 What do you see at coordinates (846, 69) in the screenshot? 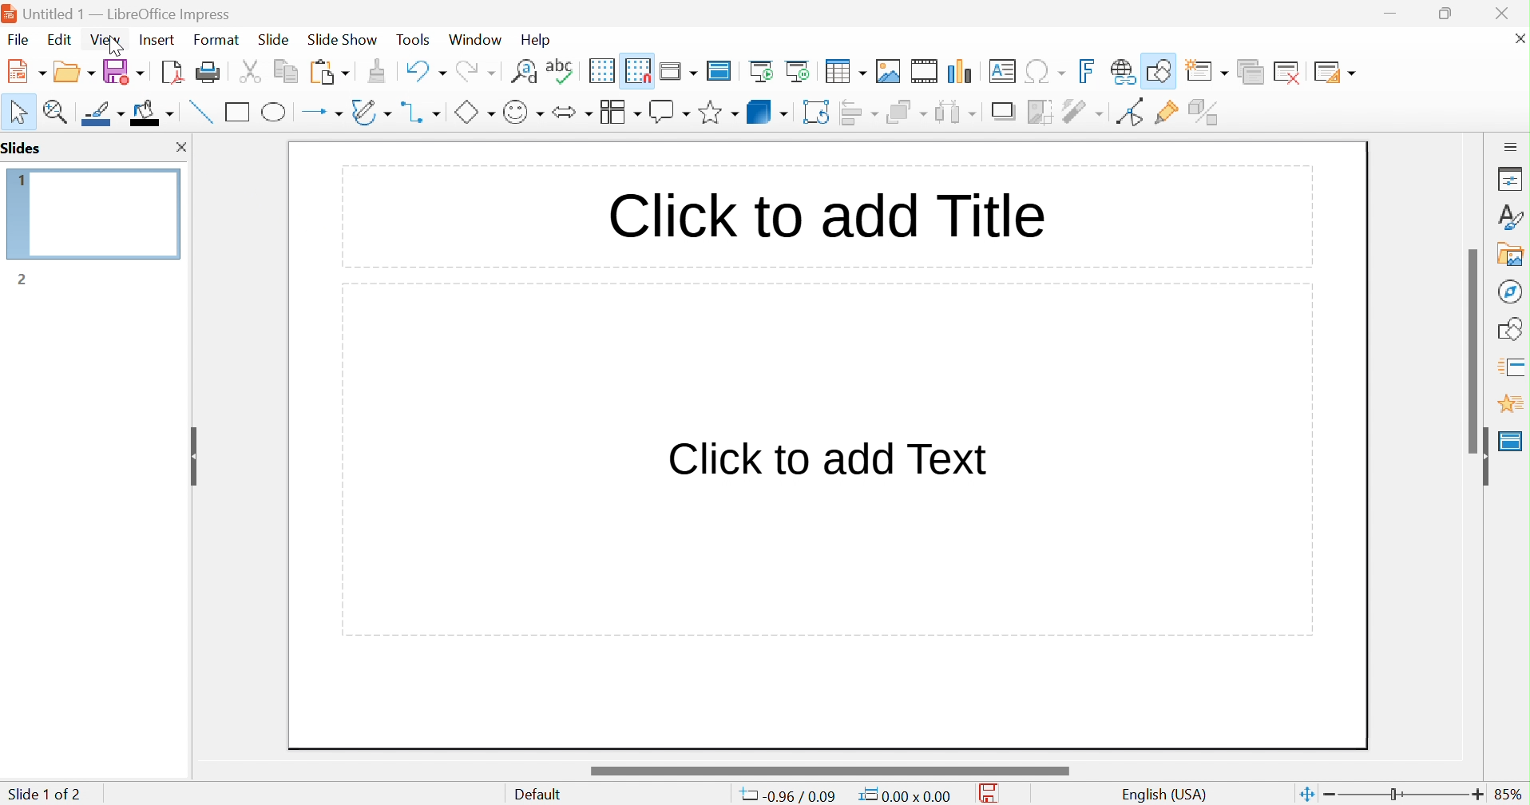
I see `table` at bounding box center [846, 69].